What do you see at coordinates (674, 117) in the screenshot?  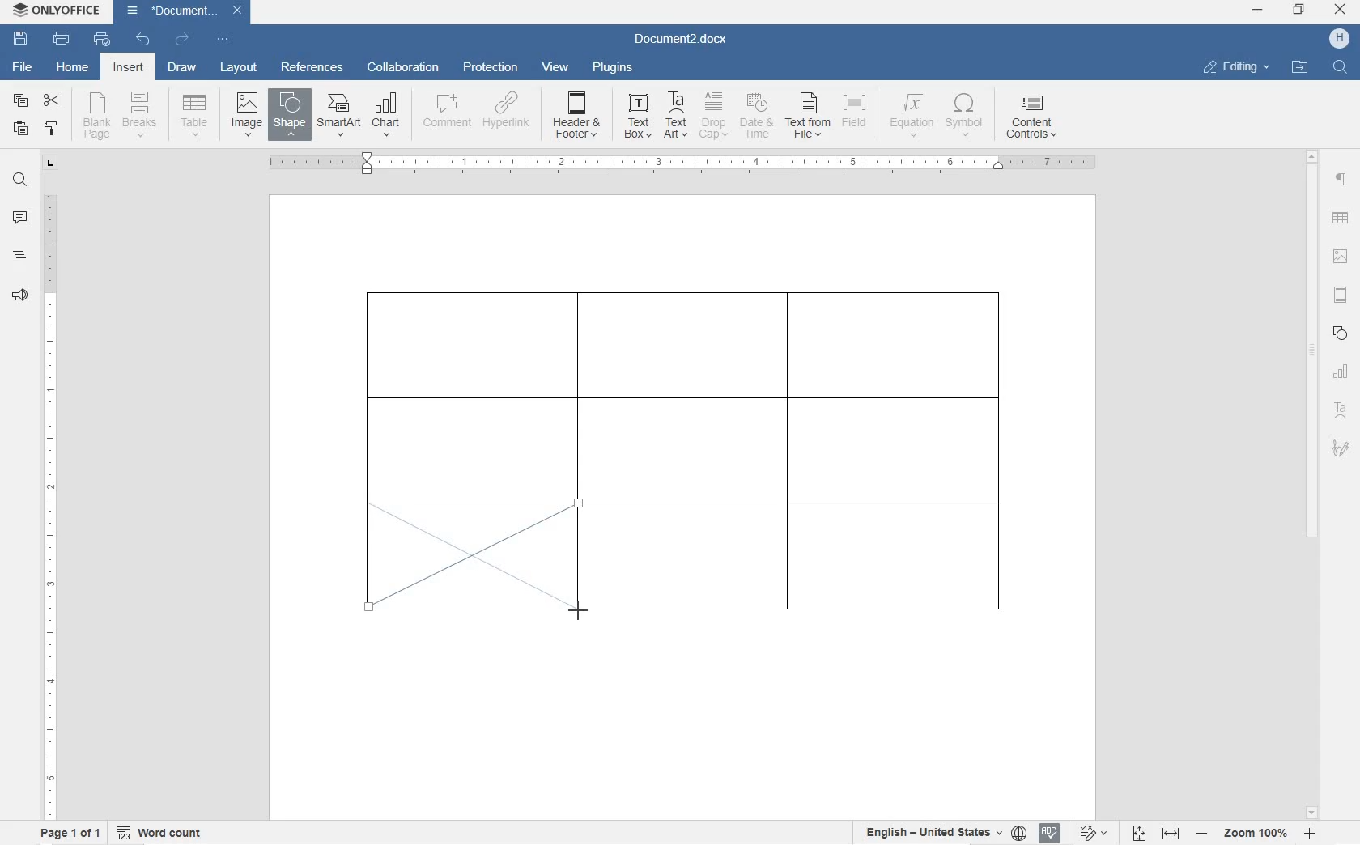 I see `TEXT ART` at bounding box center [674, 117].